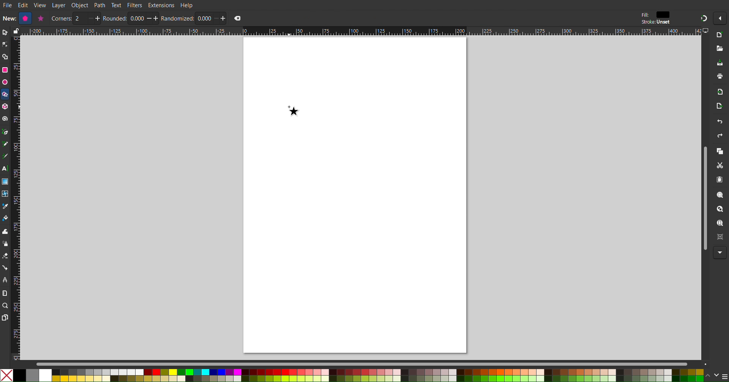  I want to click on Mesh Tool, so click(5, 194).